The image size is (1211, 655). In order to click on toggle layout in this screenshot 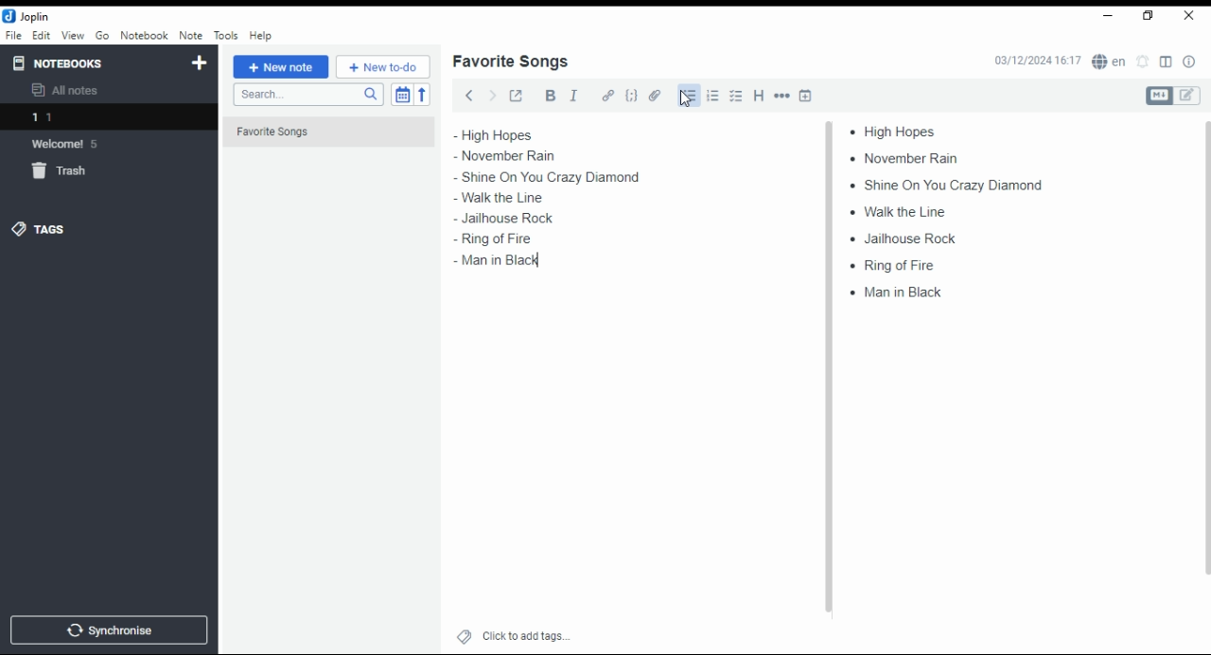, I will do `click(1167, 62)`.